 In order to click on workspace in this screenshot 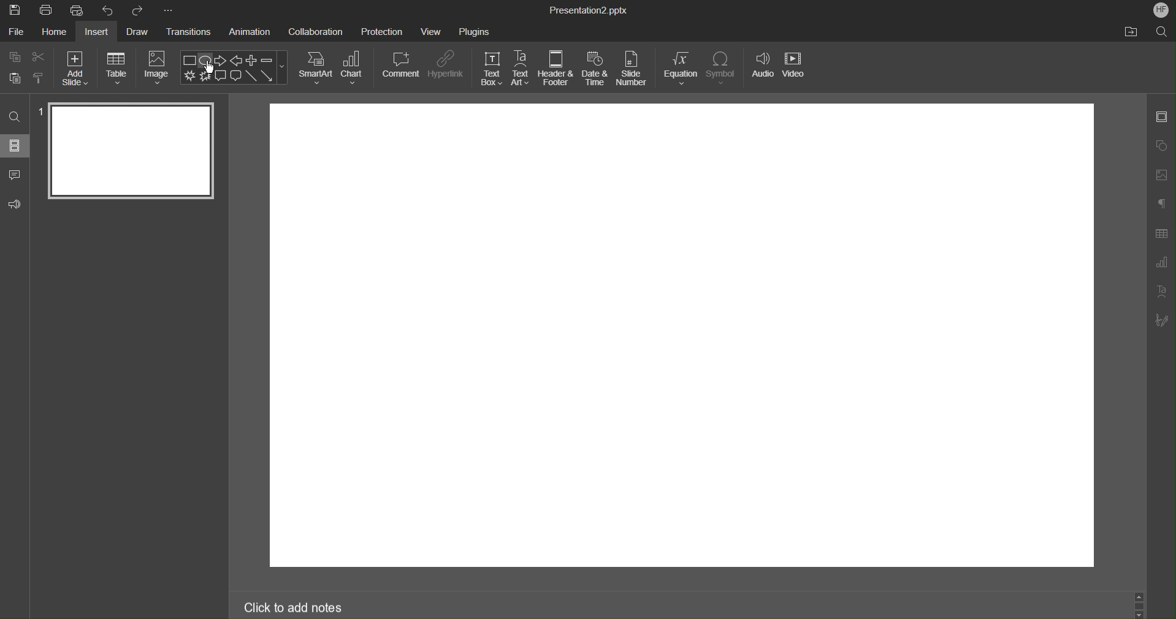, I will do `click(684, 334)`.